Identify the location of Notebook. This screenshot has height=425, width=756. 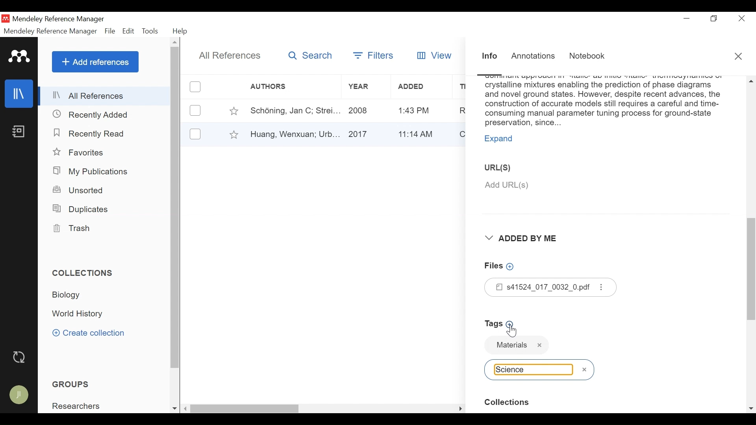
(19, 131).